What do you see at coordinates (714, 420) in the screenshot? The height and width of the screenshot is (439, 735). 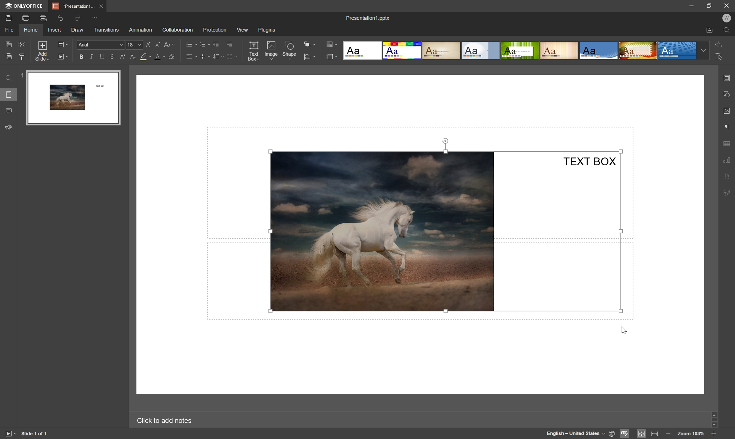 I see `scroll` at bounding box center [714, 420].